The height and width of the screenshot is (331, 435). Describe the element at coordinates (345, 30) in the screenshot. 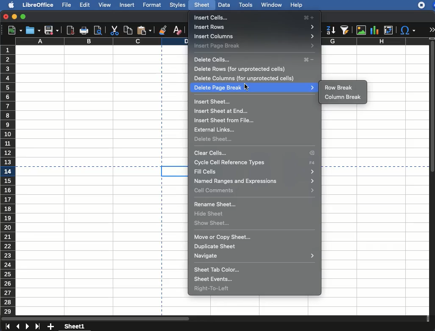

I see `autofilter` at that location.